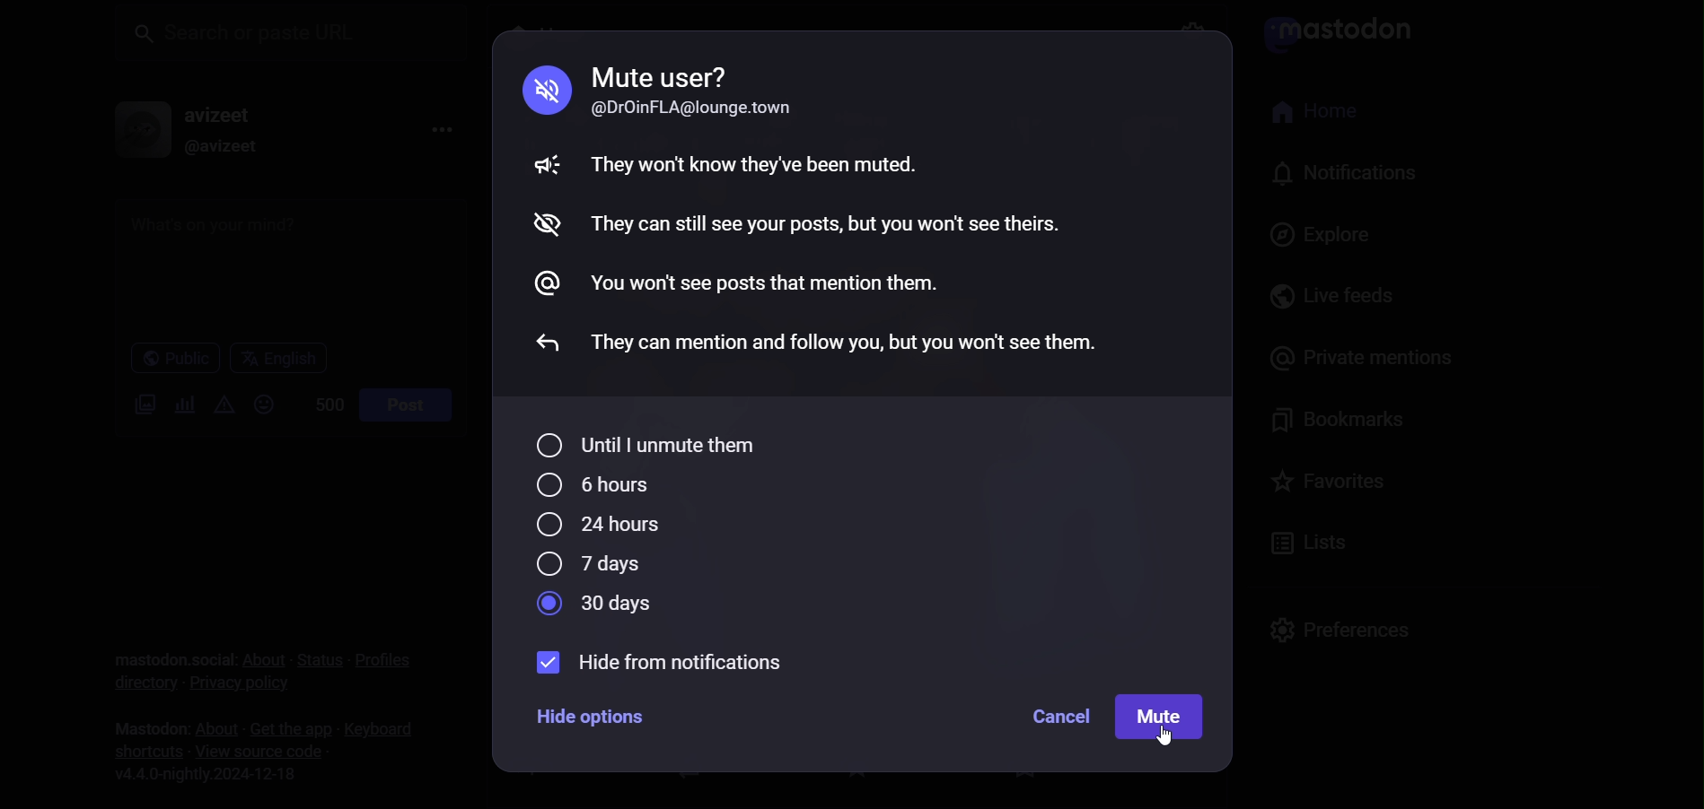 The width and height of the screenshot is (1704, 809). What do you see at coordinates (593, 715) in the screenshot?
I see `hide options` at bounding box center [593, 715].